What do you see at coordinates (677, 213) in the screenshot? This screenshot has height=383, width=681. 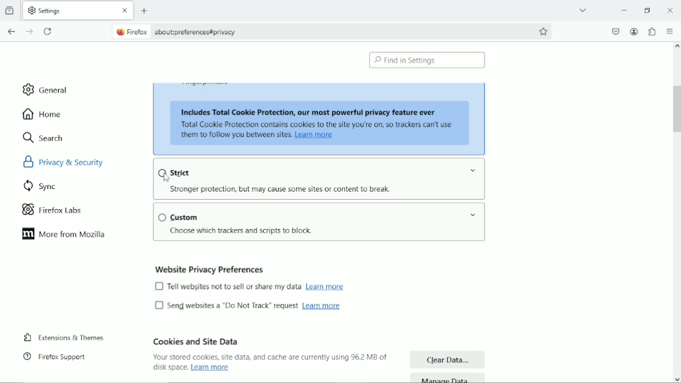 I see `vertical scrollbar` at bounding box center [677, 213].